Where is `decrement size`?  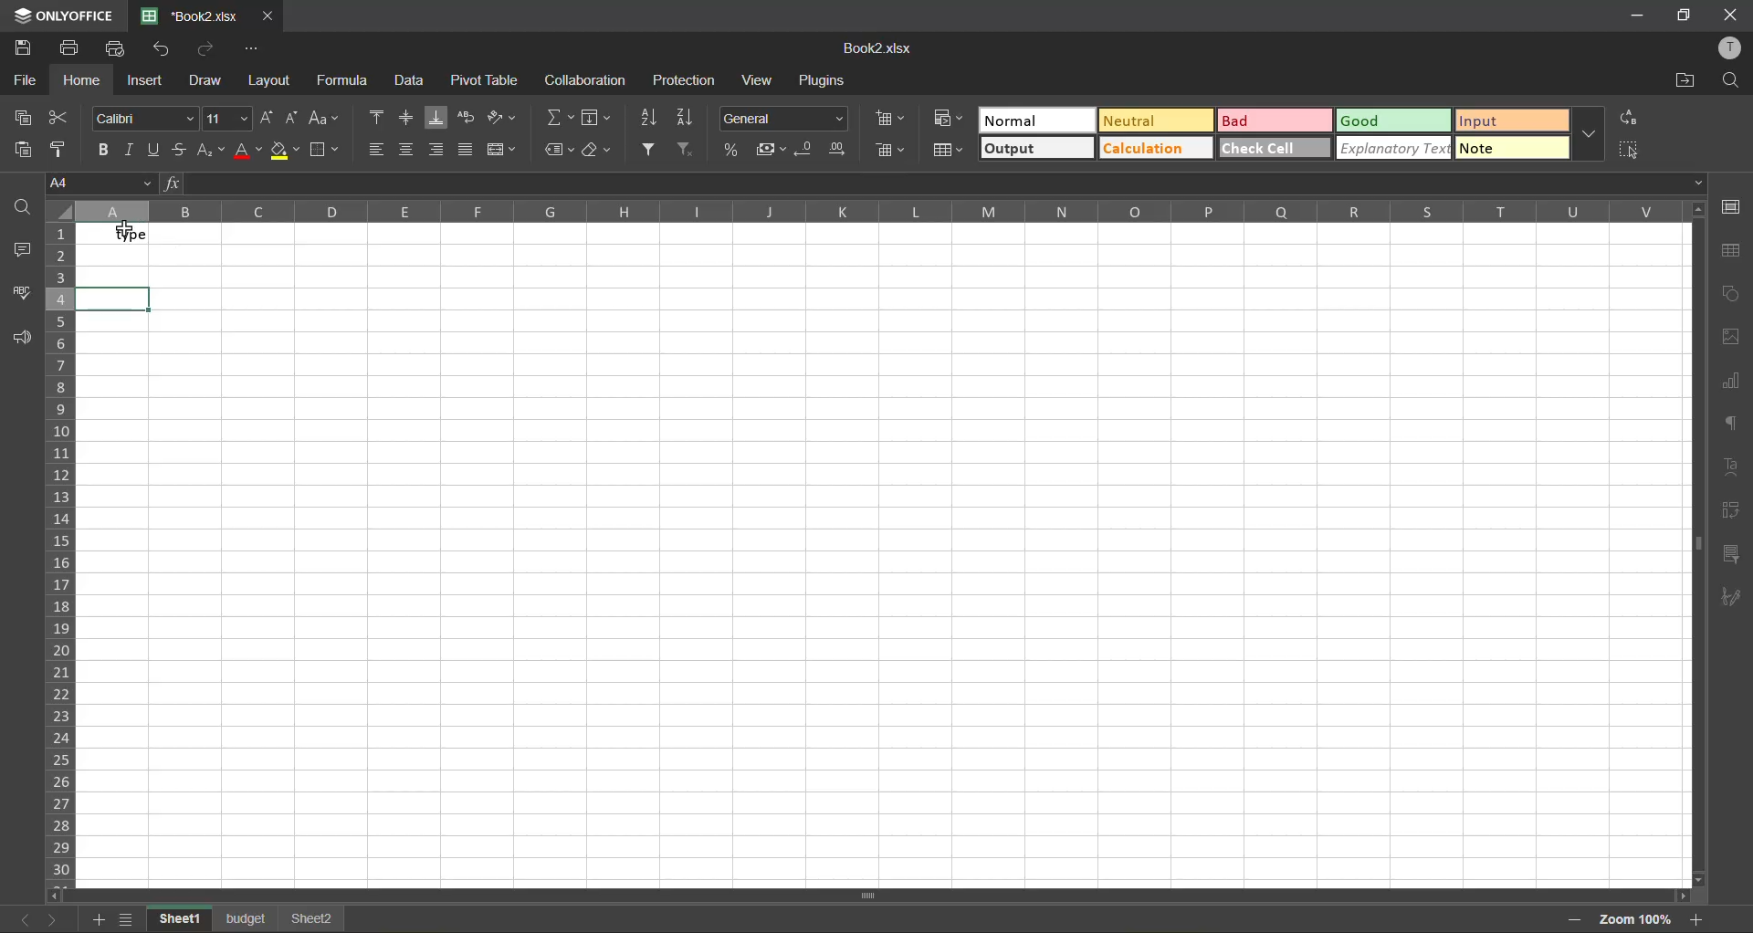 decrement size is located at coordinates (294, 118).